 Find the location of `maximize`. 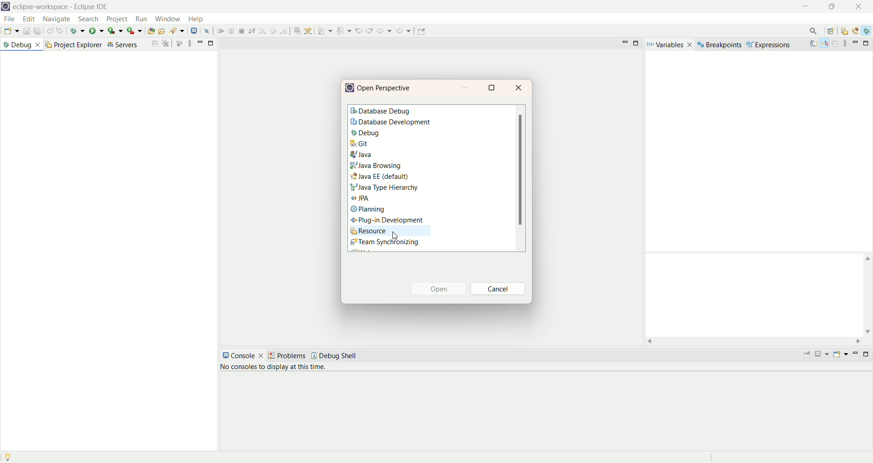

maximize is located at coordinates (637, 44).